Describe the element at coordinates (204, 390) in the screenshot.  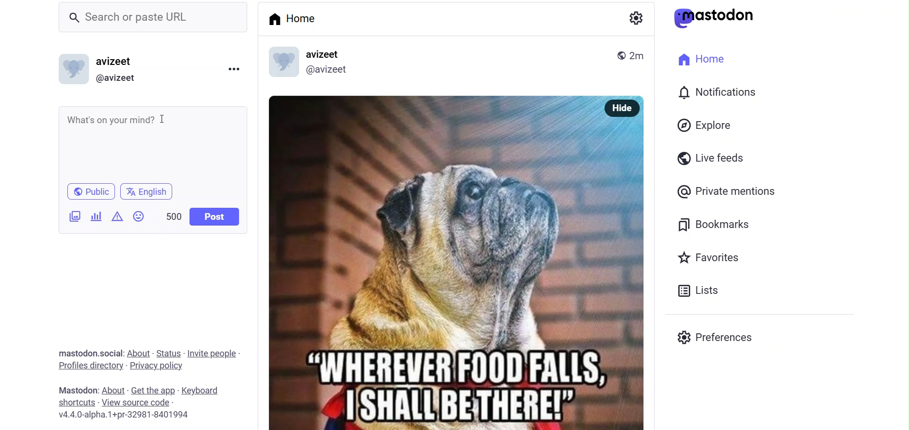
I see `keyboard` at that location.